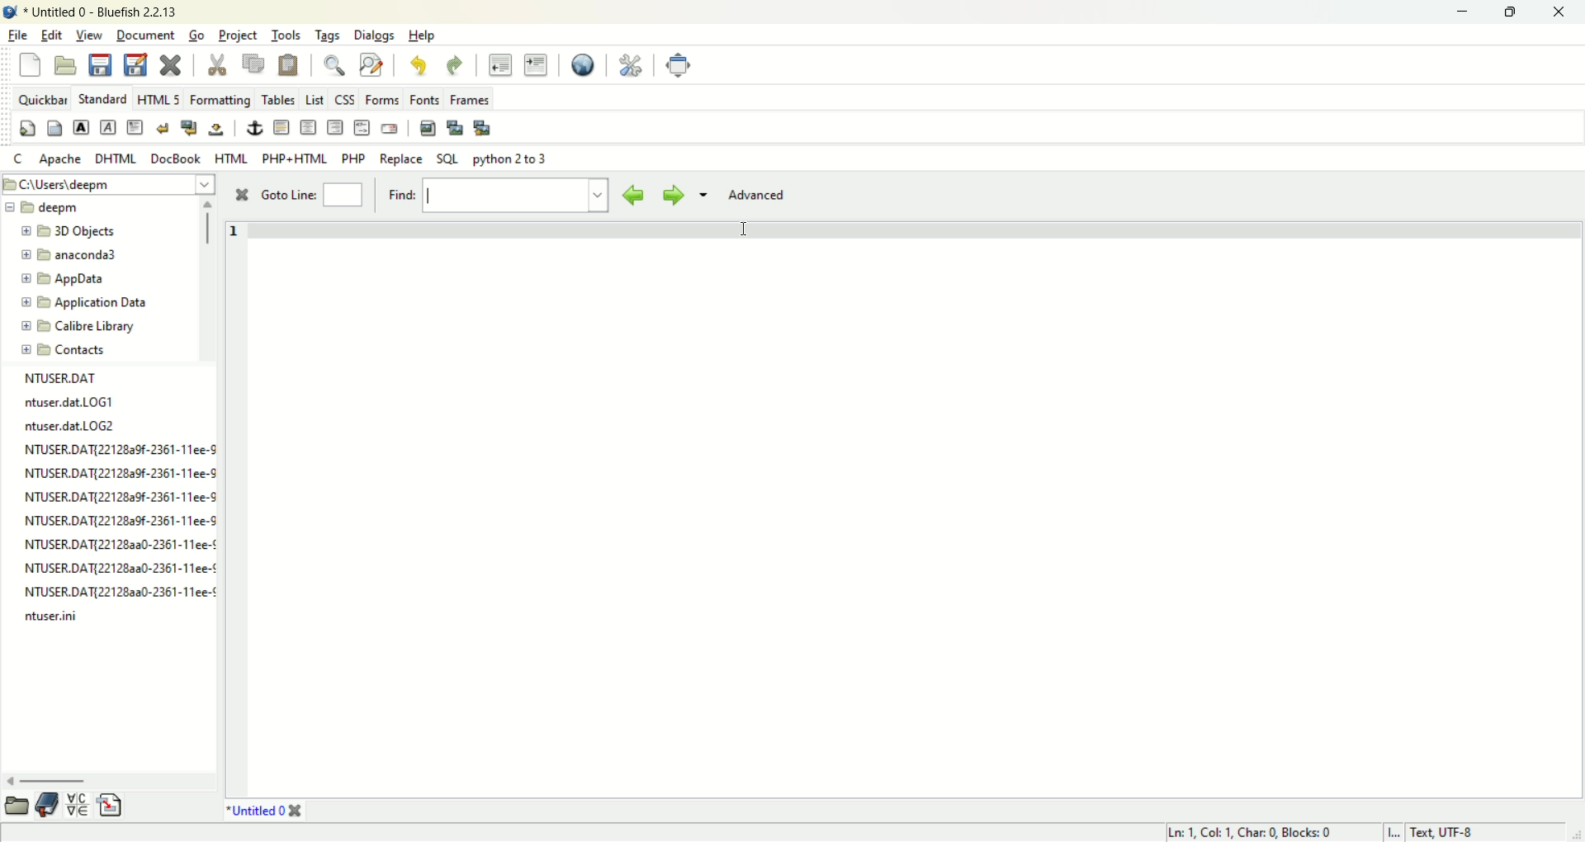 The image size is (1585, 842). I want to click on HTML, so click(232, 158).